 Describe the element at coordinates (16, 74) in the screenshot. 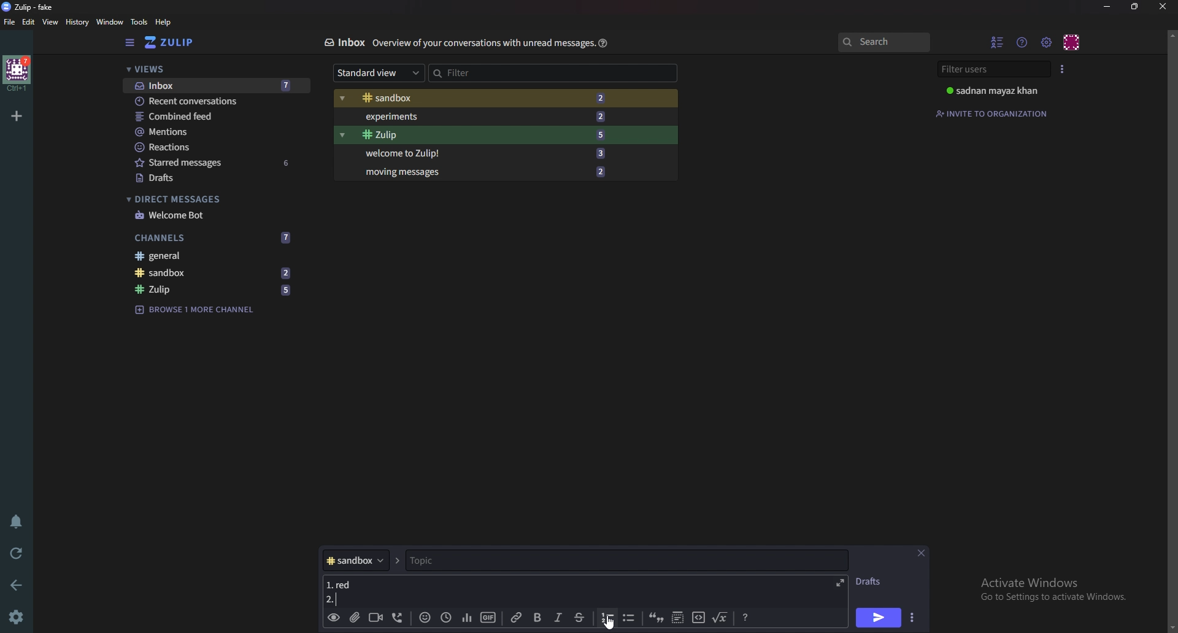

I see `home` at that location.